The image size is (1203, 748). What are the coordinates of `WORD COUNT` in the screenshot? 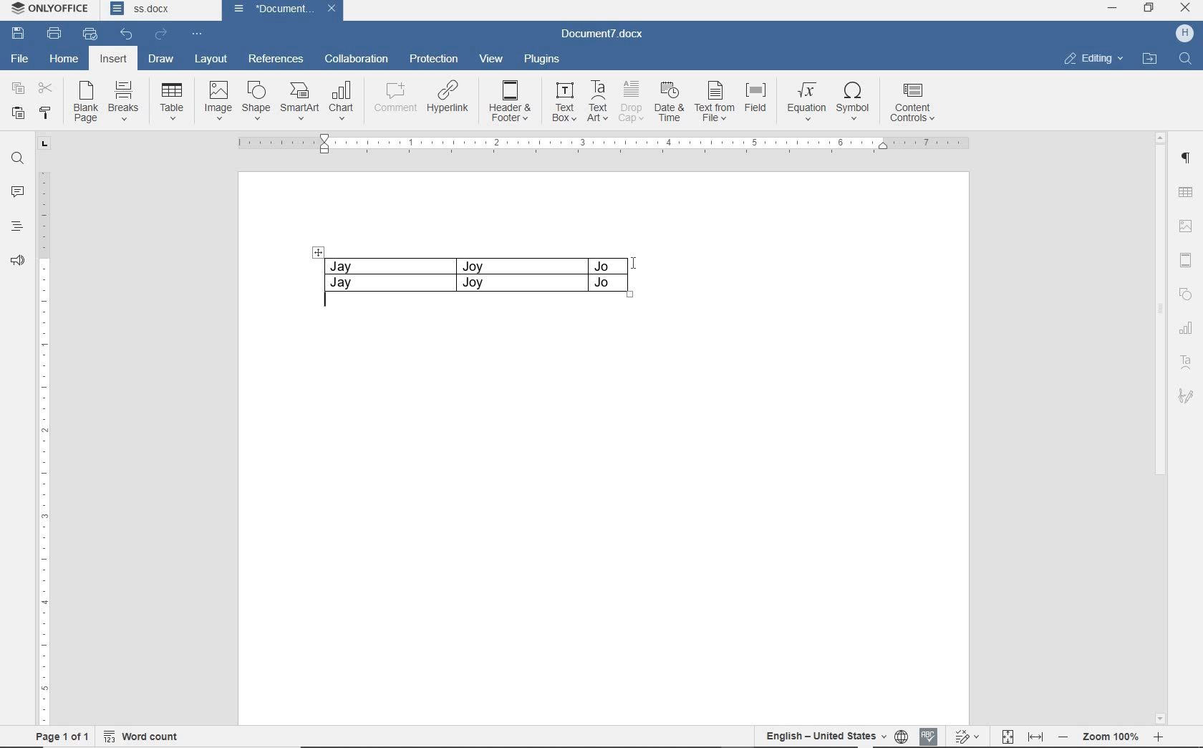 It's located at (144, 734).